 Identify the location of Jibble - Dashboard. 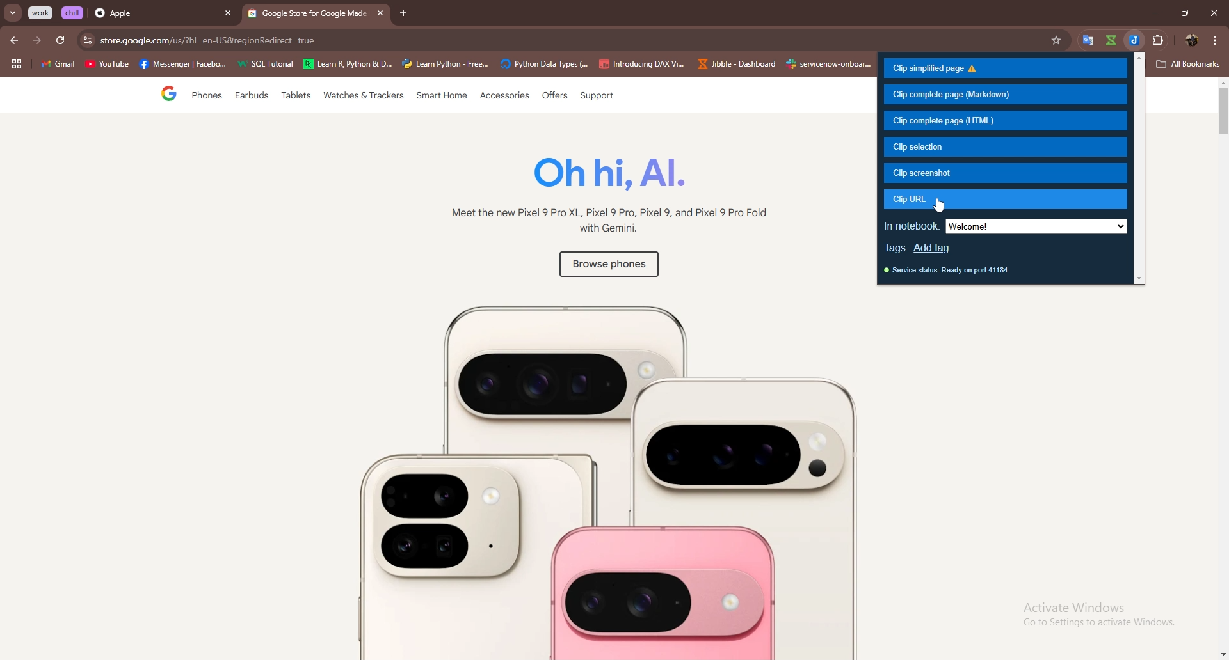
(734, 64).